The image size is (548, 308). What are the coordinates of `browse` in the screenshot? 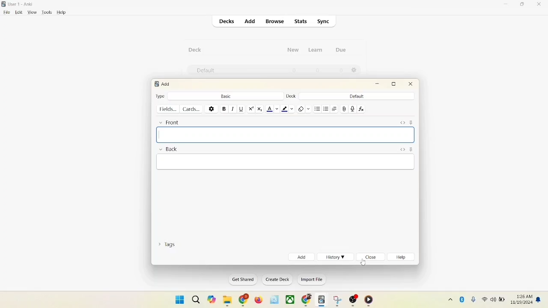 It's located at (276, 22).